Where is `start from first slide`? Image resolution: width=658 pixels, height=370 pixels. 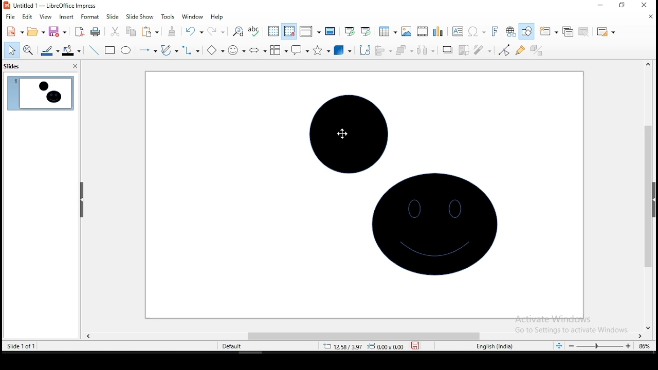 start from first slide is located at coordinates (350, 31).